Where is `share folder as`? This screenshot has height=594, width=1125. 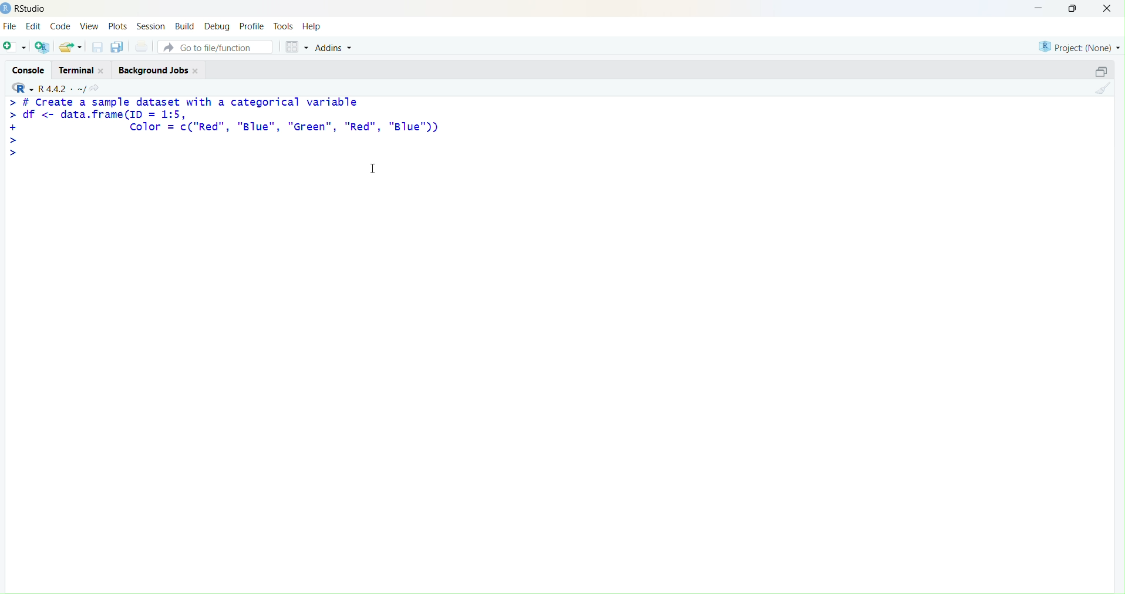 share folder as is located at coordinates (71, 47).